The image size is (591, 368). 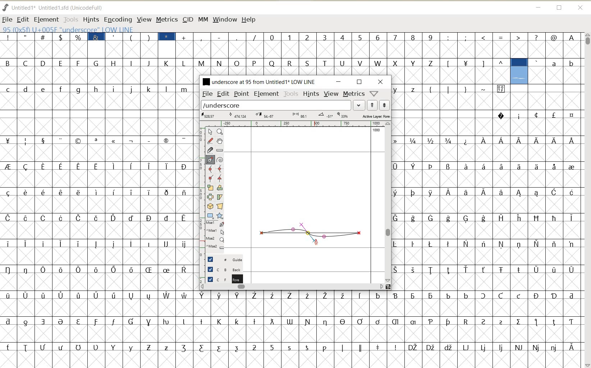 What do you see at coordinates (559, 8) in the screenshot?
I see `RESTORE` at bounding box center [559, 8].